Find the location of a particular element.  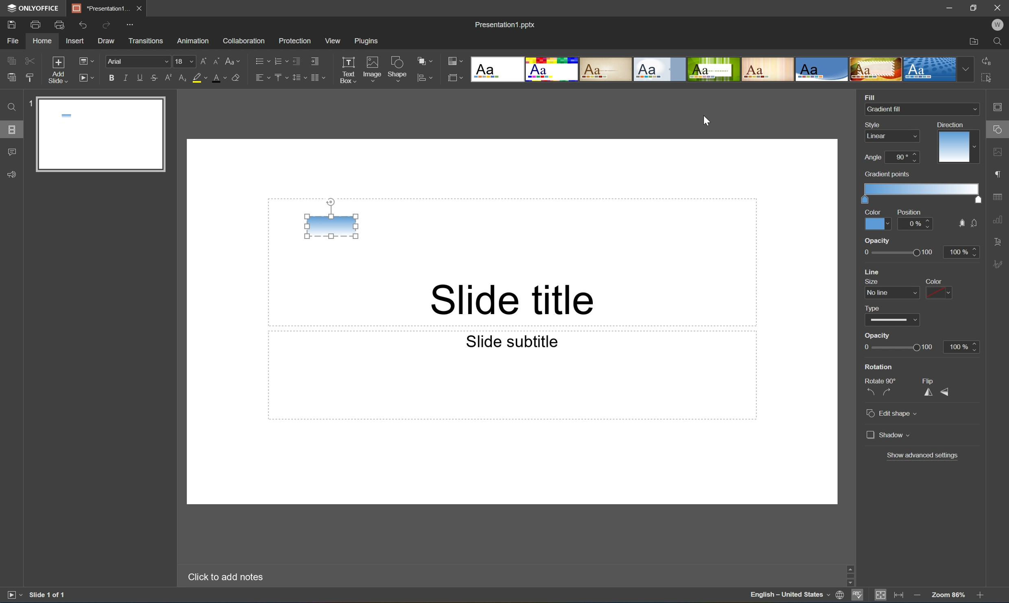

Amazon is located at coordinates (194, 40).